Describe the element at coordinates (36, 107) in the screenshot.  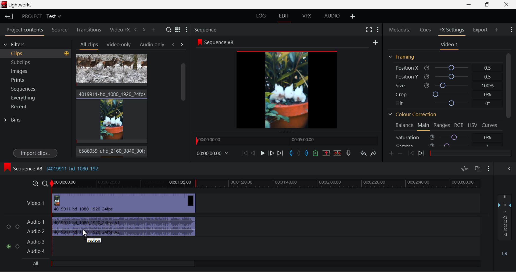
I see `Recent` at that location.